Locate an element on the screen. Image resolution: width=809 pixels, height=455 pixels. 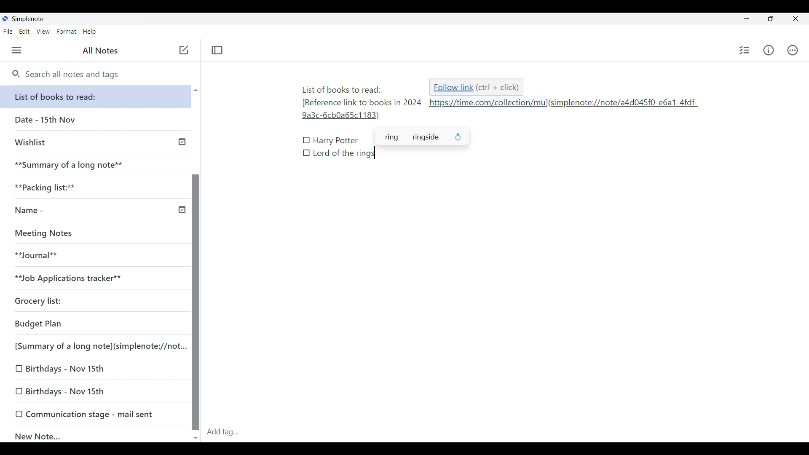
List of books to read: is located at coordinates (98, 96).